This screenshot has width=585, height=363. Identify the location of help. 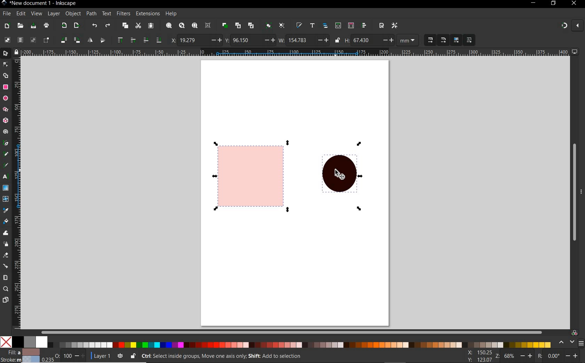
(171, 14).